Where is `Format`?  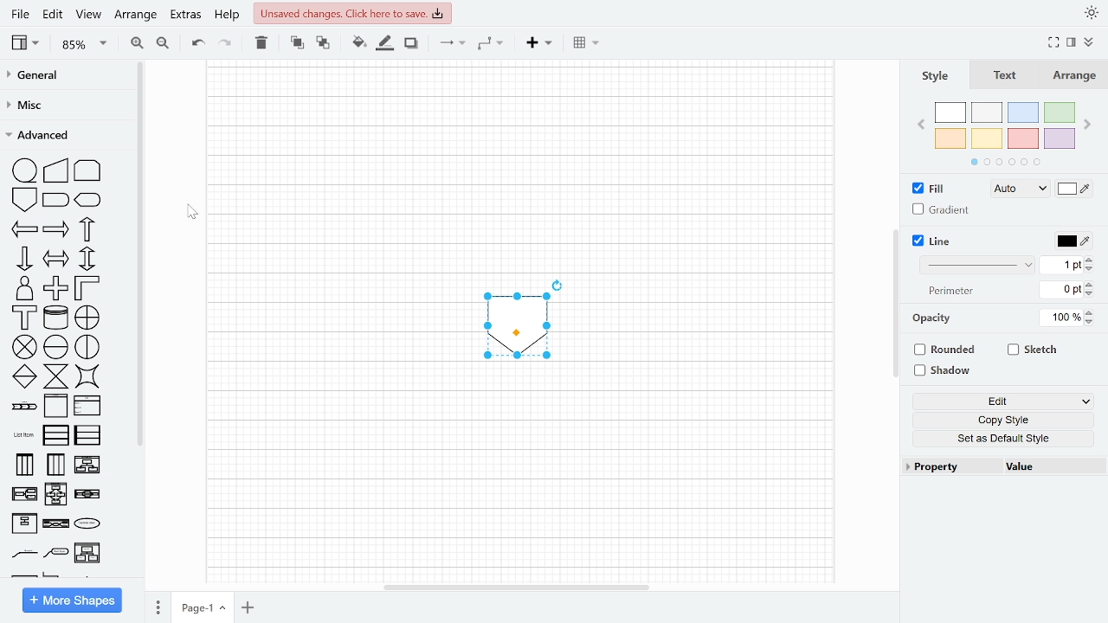 Format is located at coordinates (1074, 44).